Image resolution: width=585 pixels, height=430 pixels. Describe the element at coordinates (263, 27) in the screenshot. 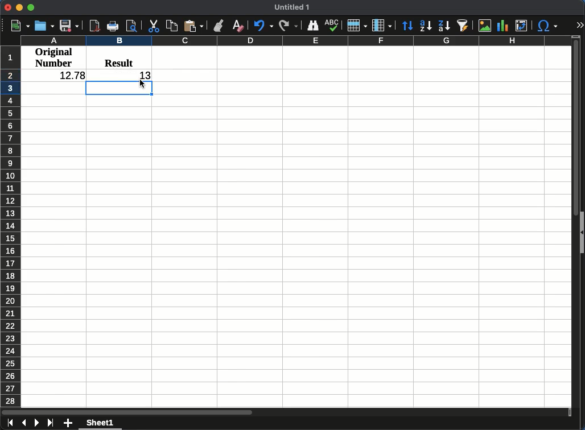

I see `Undo` at that location.